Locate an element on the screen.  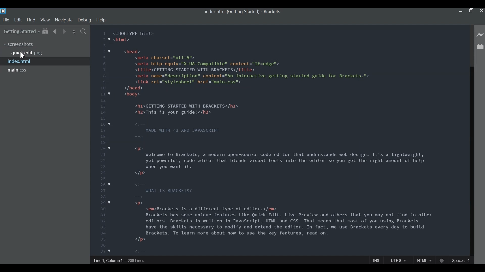
Find In Files is located at coordinates (84, 32).